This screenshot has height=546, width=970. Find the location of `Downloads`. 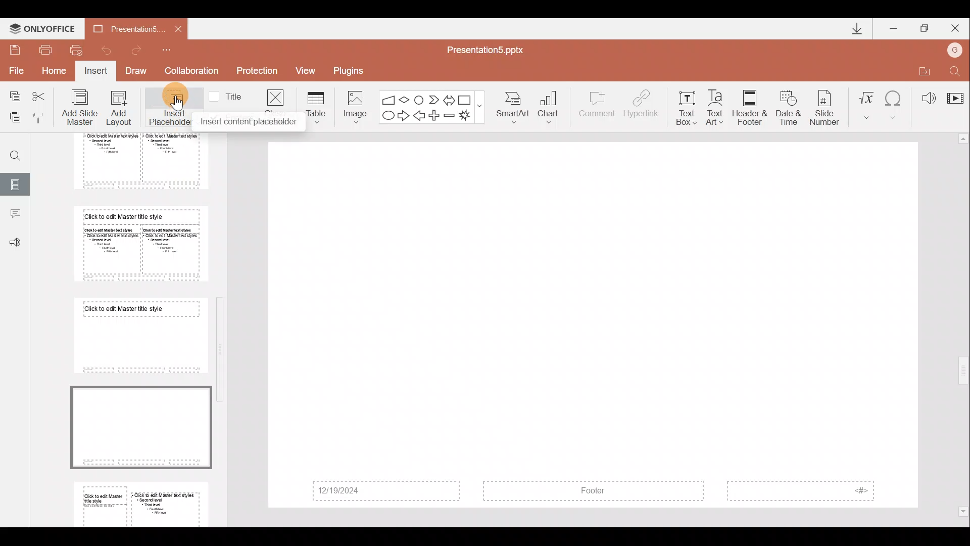

Downloads is located at coordinates (853, 28).